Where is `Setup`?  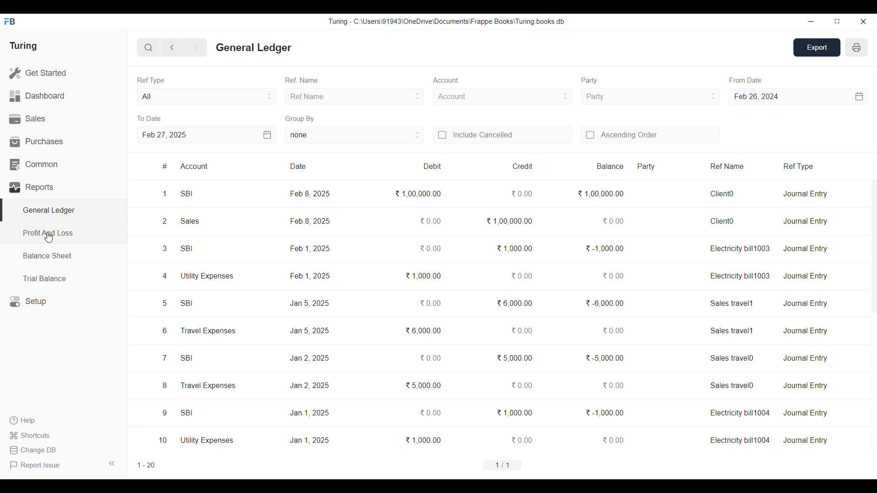 Setup is located at coordinates (64, 301).